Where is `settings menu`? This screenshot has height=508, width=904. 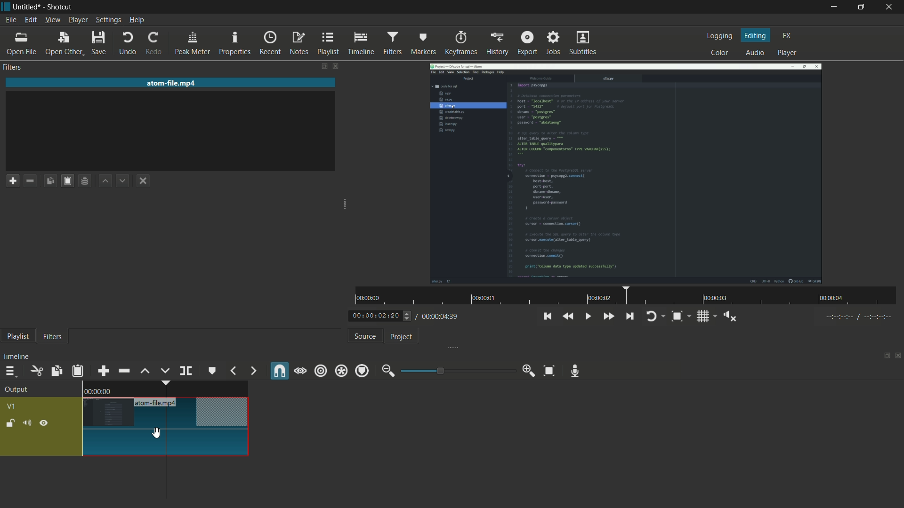 settings menu is located at coordinates (109, 20).